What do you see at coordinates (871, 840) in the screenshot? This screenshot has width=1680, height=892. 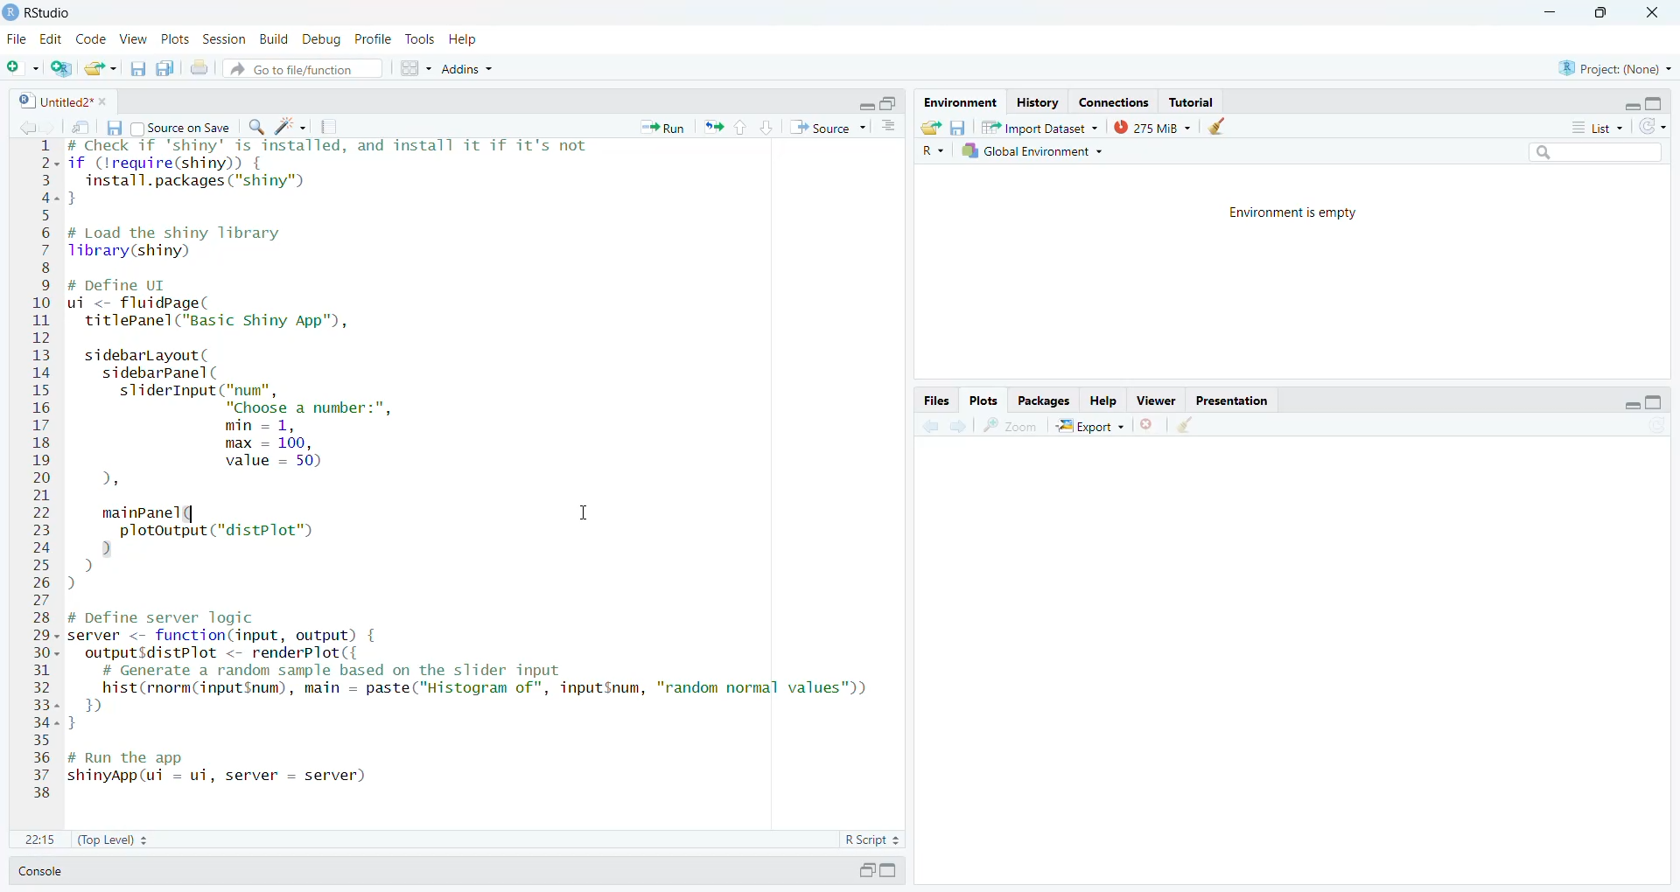 I see `R Script` at bounding box center [871, 840].